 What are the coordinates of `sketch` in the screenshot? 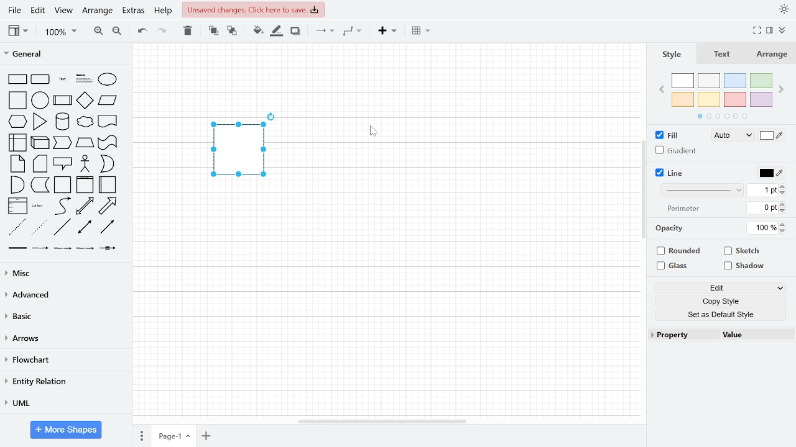 It's located at (743, 252).